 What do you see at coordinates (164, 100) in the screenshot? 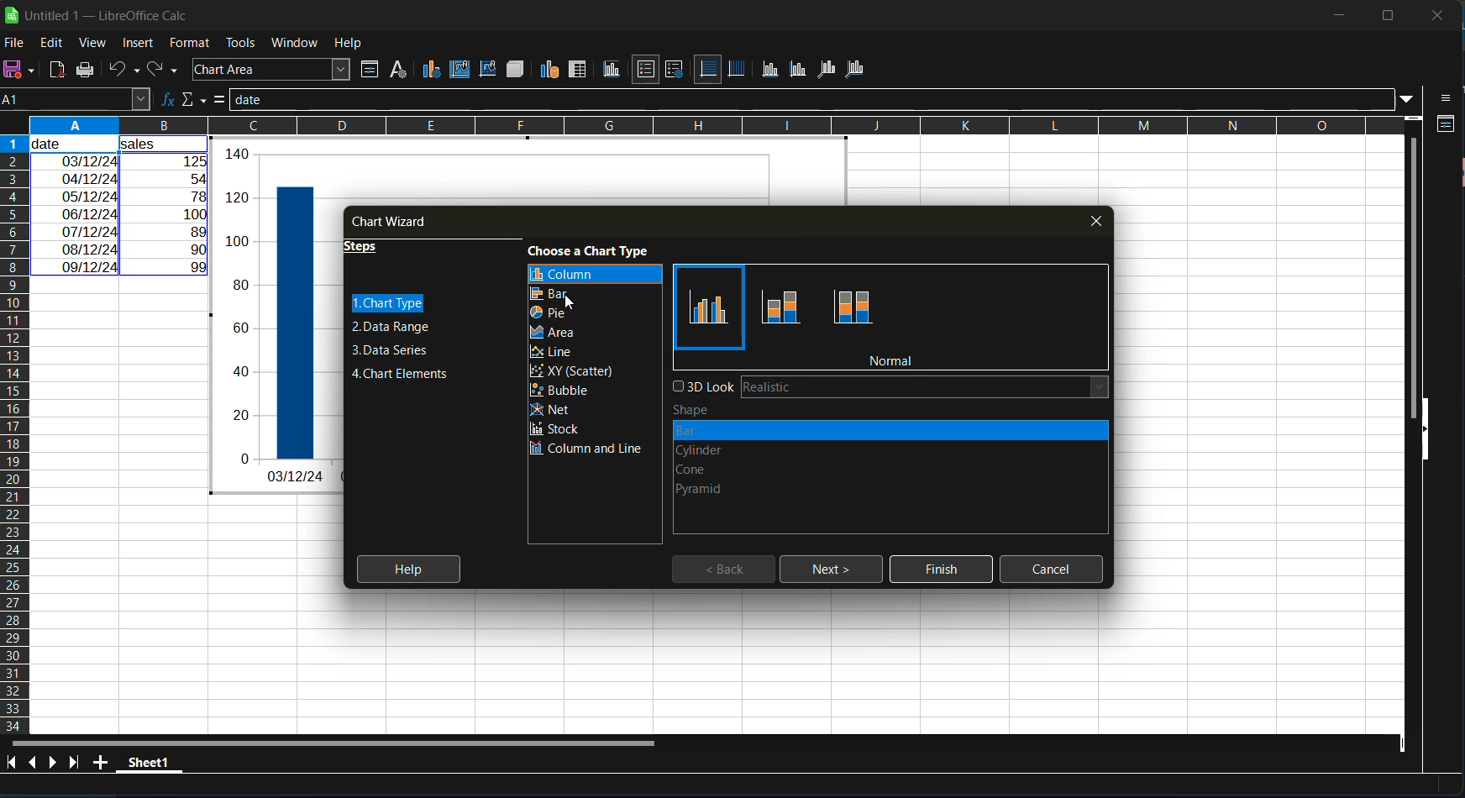
I see `function wizard` at bounding box center [164, 100].